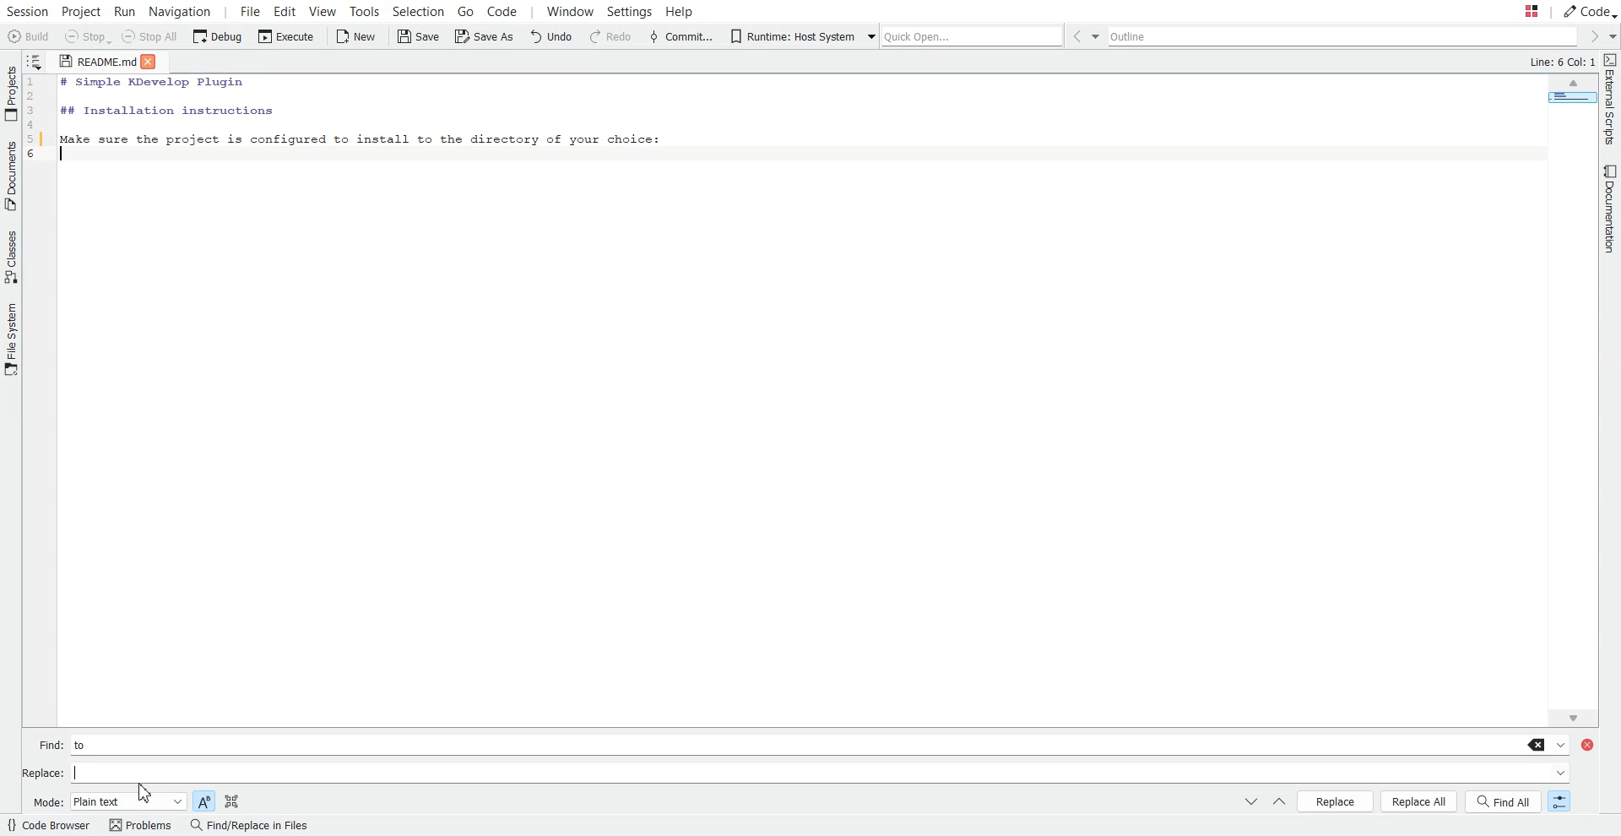 The height and width of the screenshot is (836, 1621). Describe the element at coordinates (1590, 746) in the screenshot. I see `Close Window` at that location.